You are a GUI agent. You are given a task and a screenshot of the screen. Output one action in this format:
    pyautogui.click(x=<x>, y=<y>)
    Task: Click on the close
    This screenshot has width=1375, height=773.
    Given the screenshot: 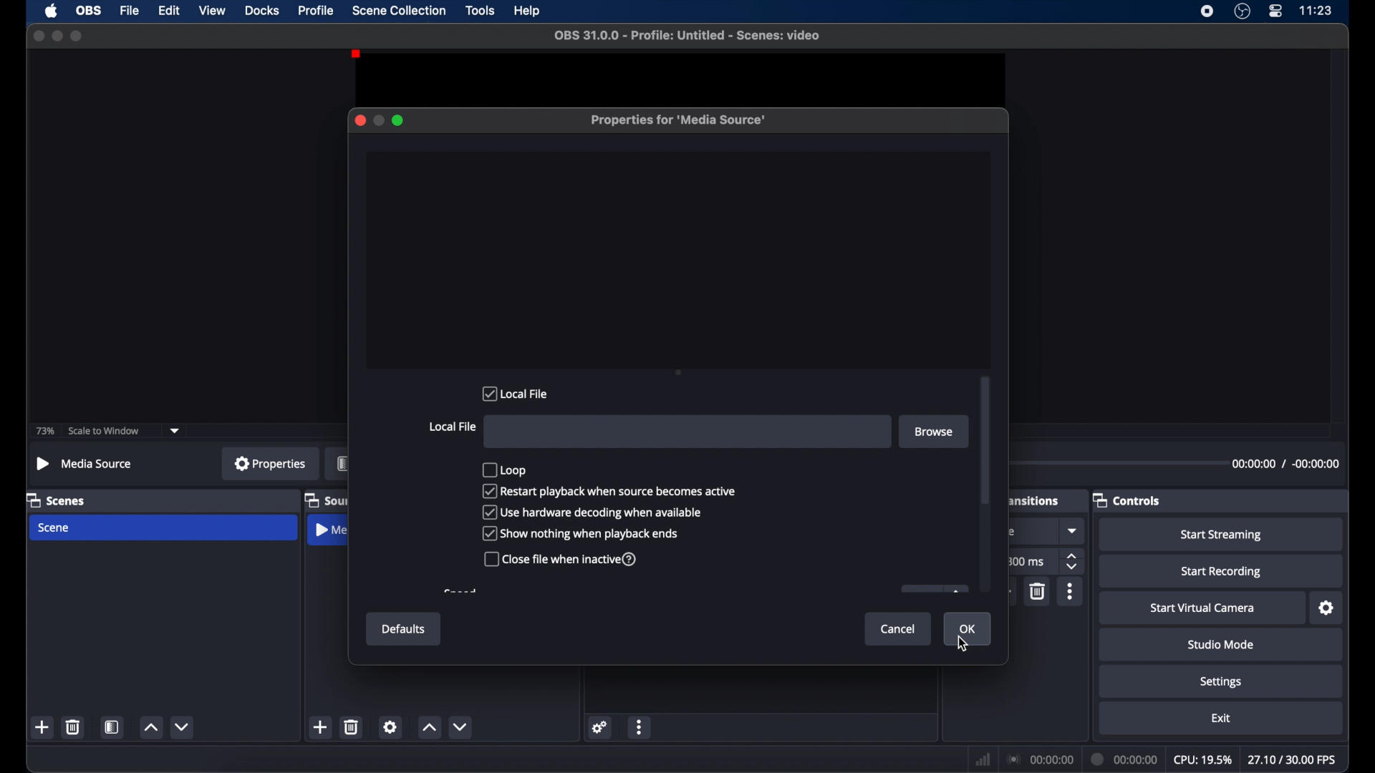 What is the action you would take?
    pyautogui.click(x=38, y=35)
    